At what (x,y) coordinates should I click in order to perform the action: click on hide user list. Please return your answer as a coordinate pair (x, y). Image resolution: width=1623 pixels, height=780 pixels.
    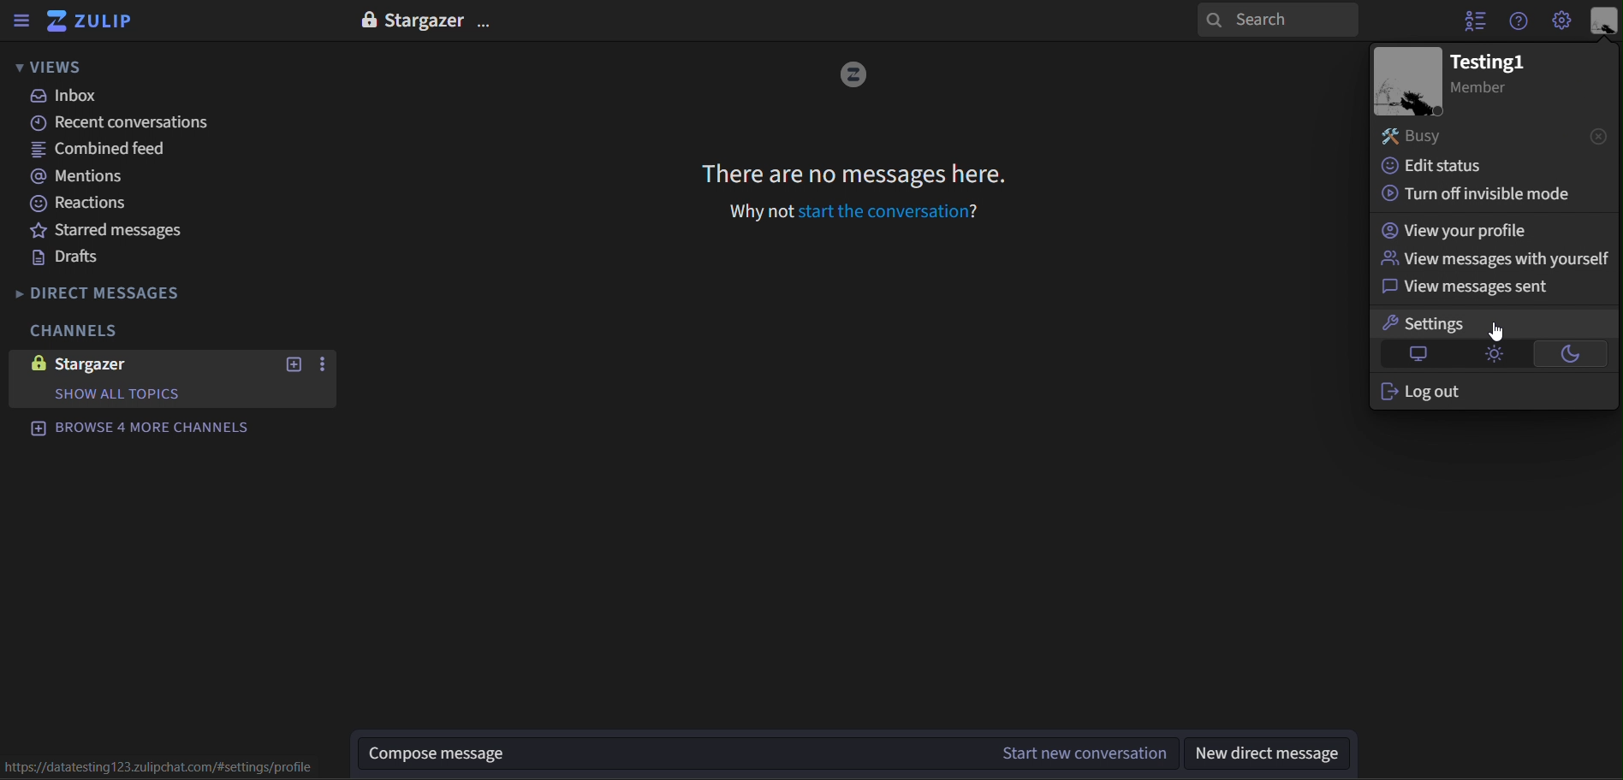
    Looking at the image, I should click on (1470, 23).